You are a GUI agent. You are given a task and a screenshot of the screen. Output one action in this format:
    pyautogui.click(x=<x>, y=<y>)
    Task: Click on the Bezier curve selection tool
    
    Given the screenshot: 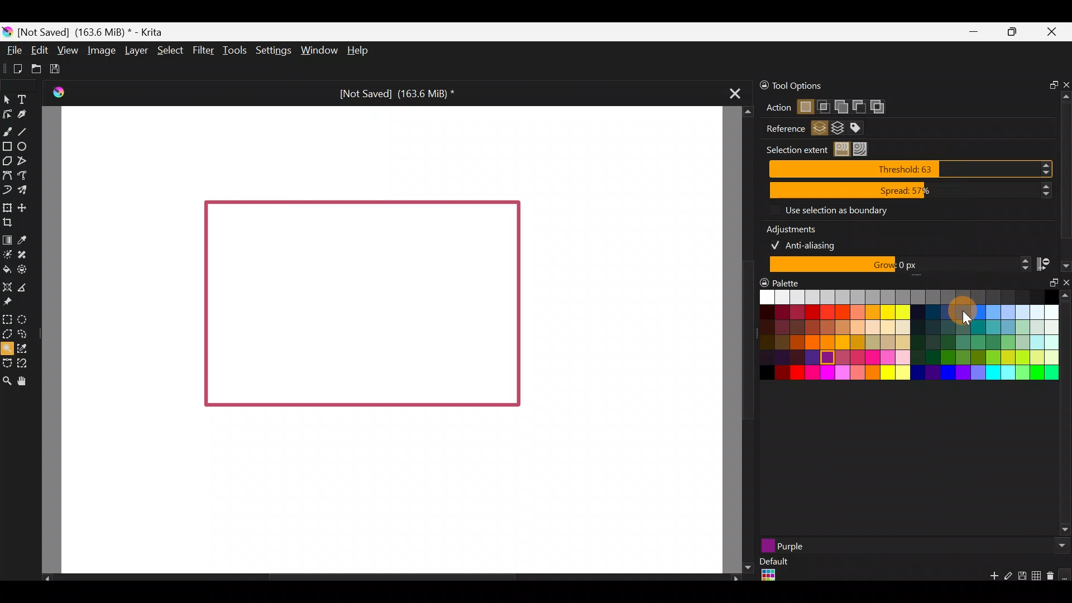 What is the action you would take?
    pyautogui.click(x=7, y=364)
    